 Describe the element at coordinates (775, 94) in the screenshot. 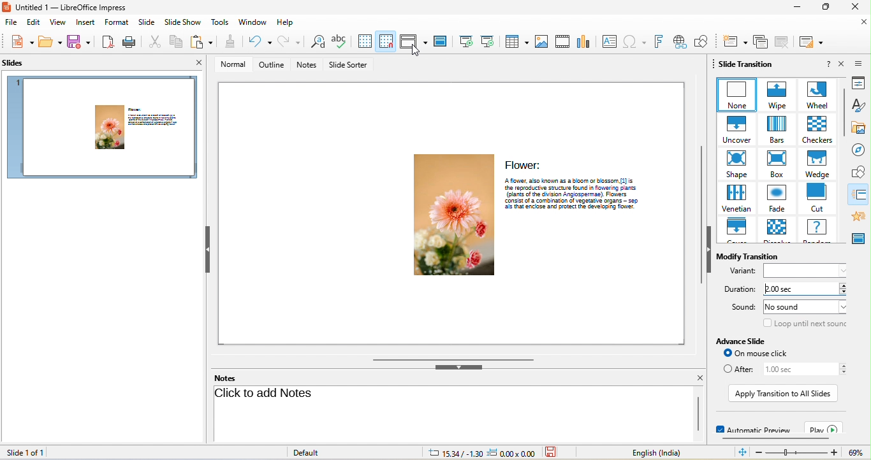

I see `wipe` at that location.